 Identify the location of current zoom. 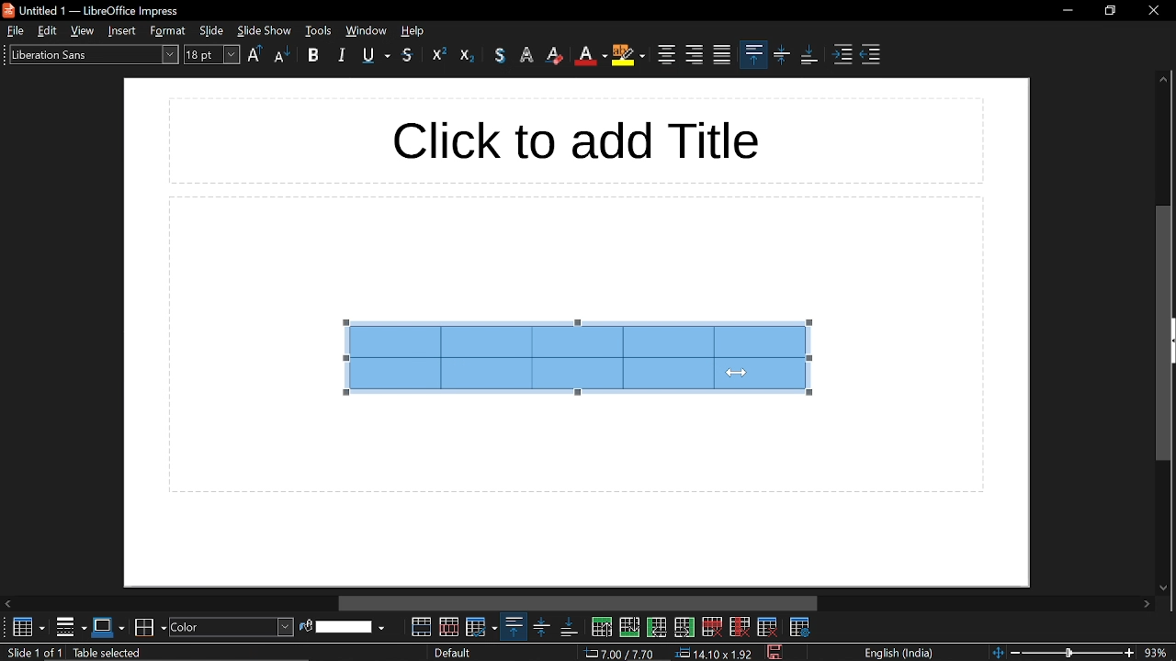
(1160, 652).